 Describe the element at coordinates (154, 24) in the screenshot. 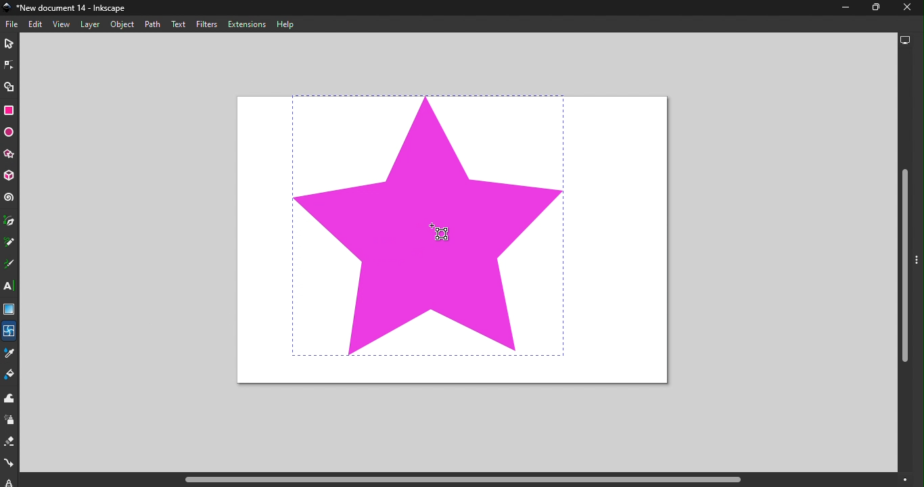

I see `Path` at that location.